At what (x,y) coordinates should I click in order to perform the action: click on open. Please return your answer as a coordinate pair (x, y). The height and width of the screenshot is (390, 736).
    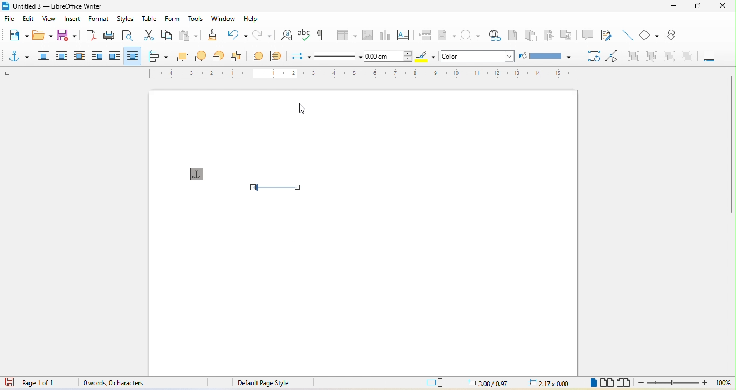
    Looking at the image, I should click on (40, 36).